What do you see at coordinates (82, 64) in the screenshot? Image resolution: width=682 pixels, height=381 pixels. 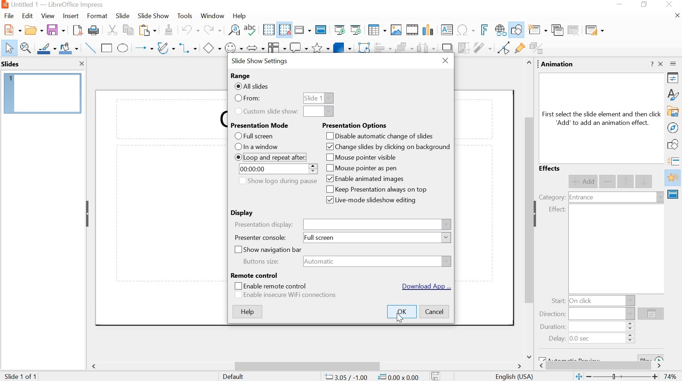 I see `close` at bounding box center [82, 64].